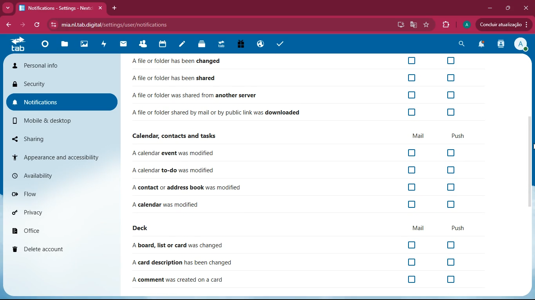  What do you see at coordinates (450, 77) in the screenshot?
I see `off` at bounding box center [450, 77].